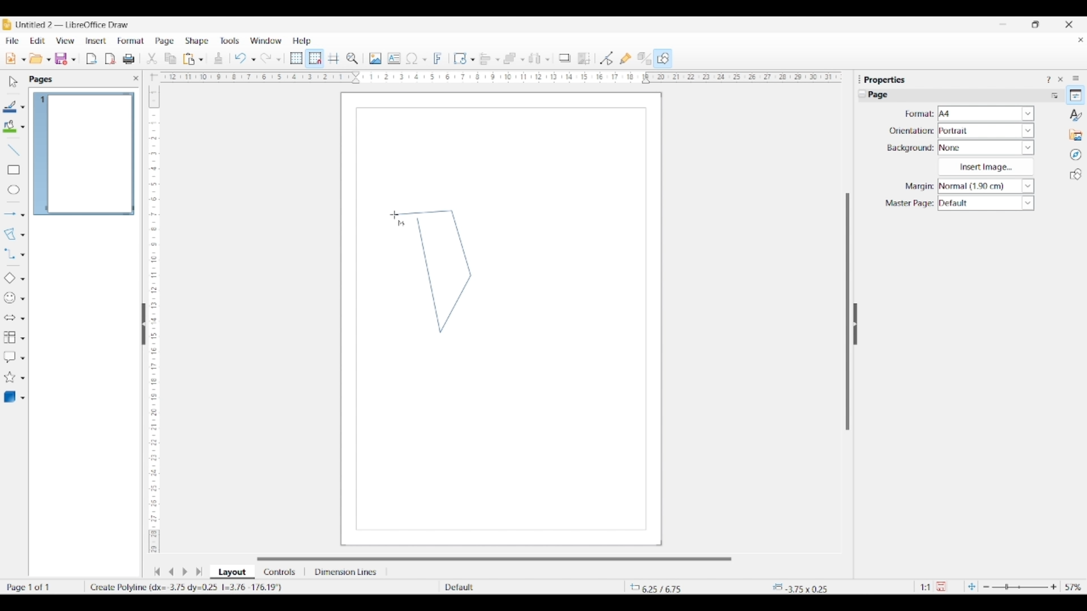  What do you see at coordinates (9, 278) in the screenshot?
I see `Selected basic shape` at bounding box center [9, 278].